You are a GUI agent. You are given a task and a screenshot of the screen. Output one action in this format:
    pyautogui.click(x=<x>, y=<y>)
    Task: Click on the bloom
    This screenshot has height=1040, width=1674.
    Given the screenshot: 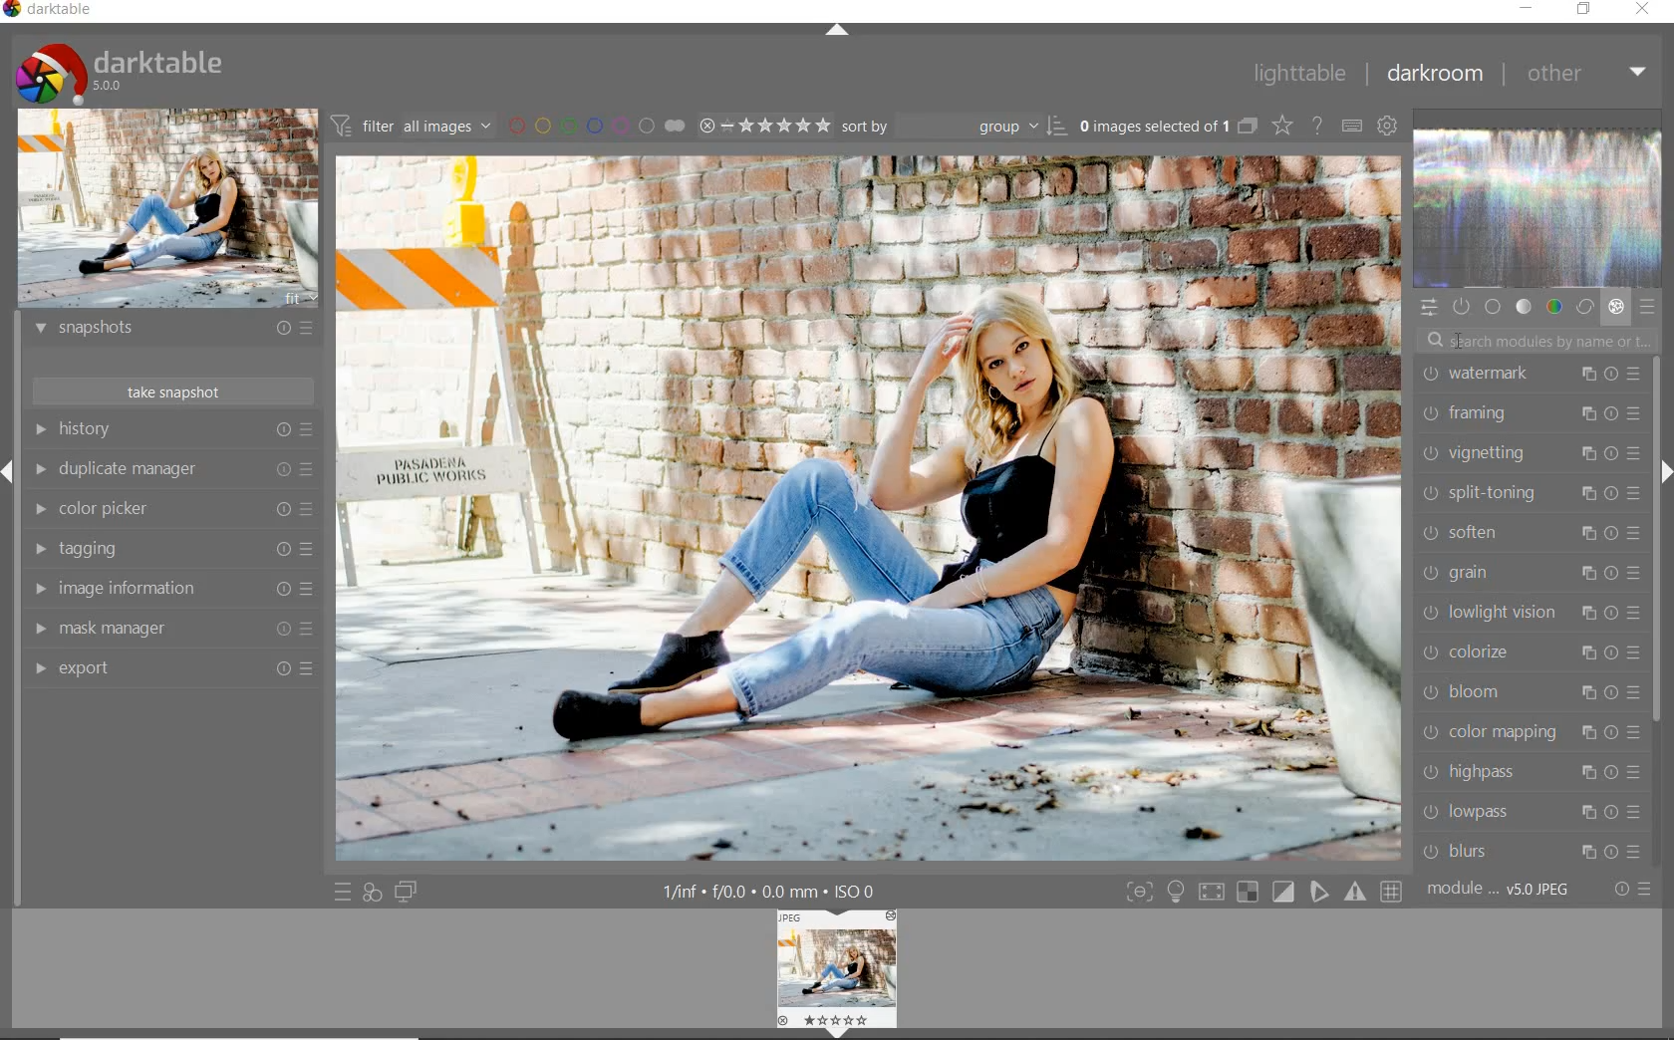 What is the action you would take?
    pyautogui.click(x=1530, y=691)
    